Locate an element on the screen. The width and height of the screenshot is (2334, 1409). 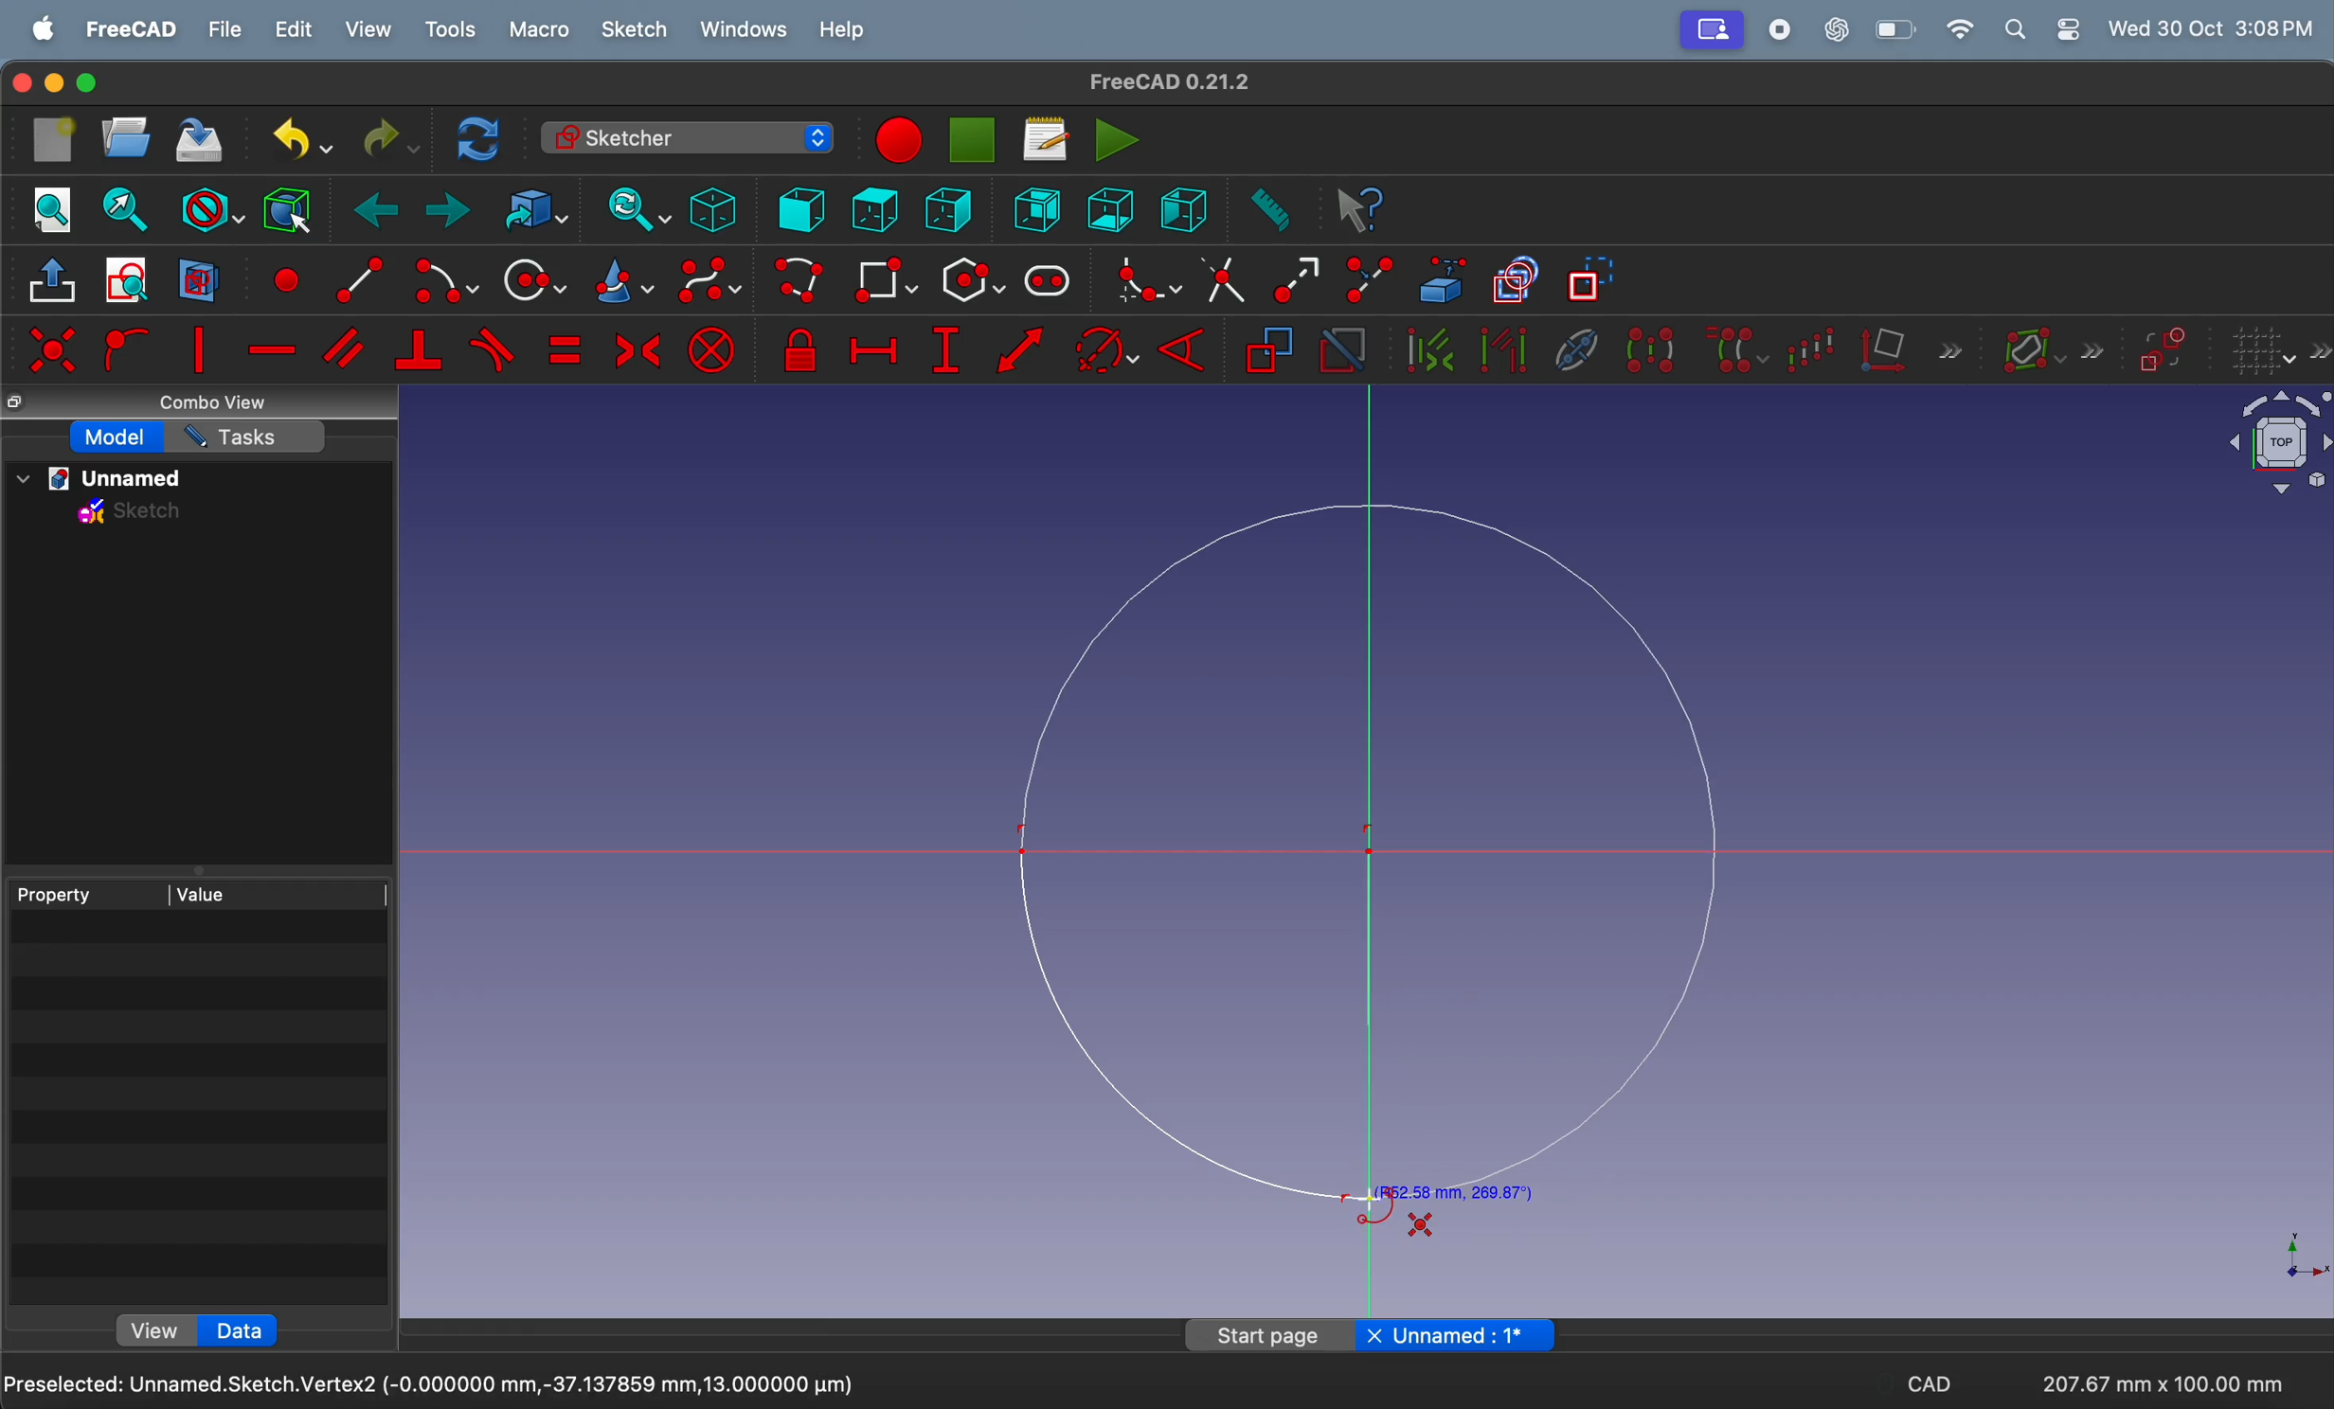
create arc is located at coordinates (442, 282).